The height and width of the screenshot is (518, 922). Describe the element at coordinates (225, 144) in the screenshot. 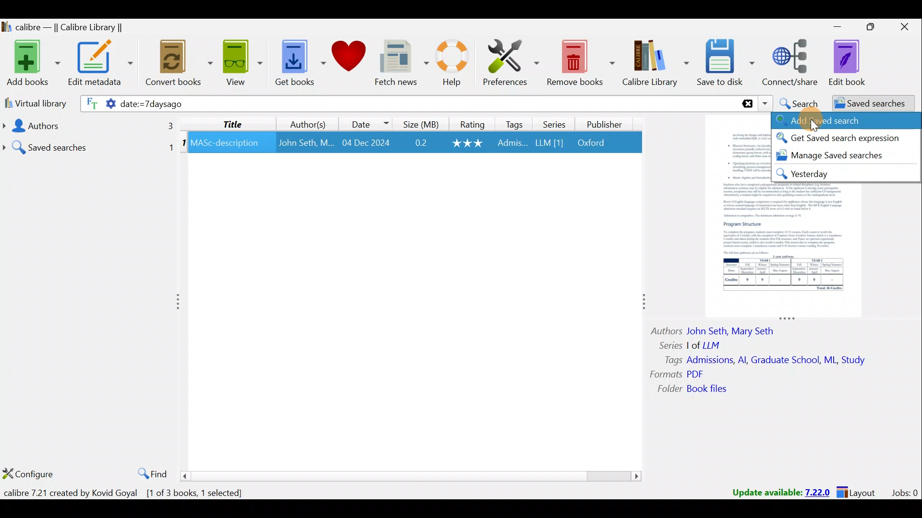

I see `MASc-description` at that location.